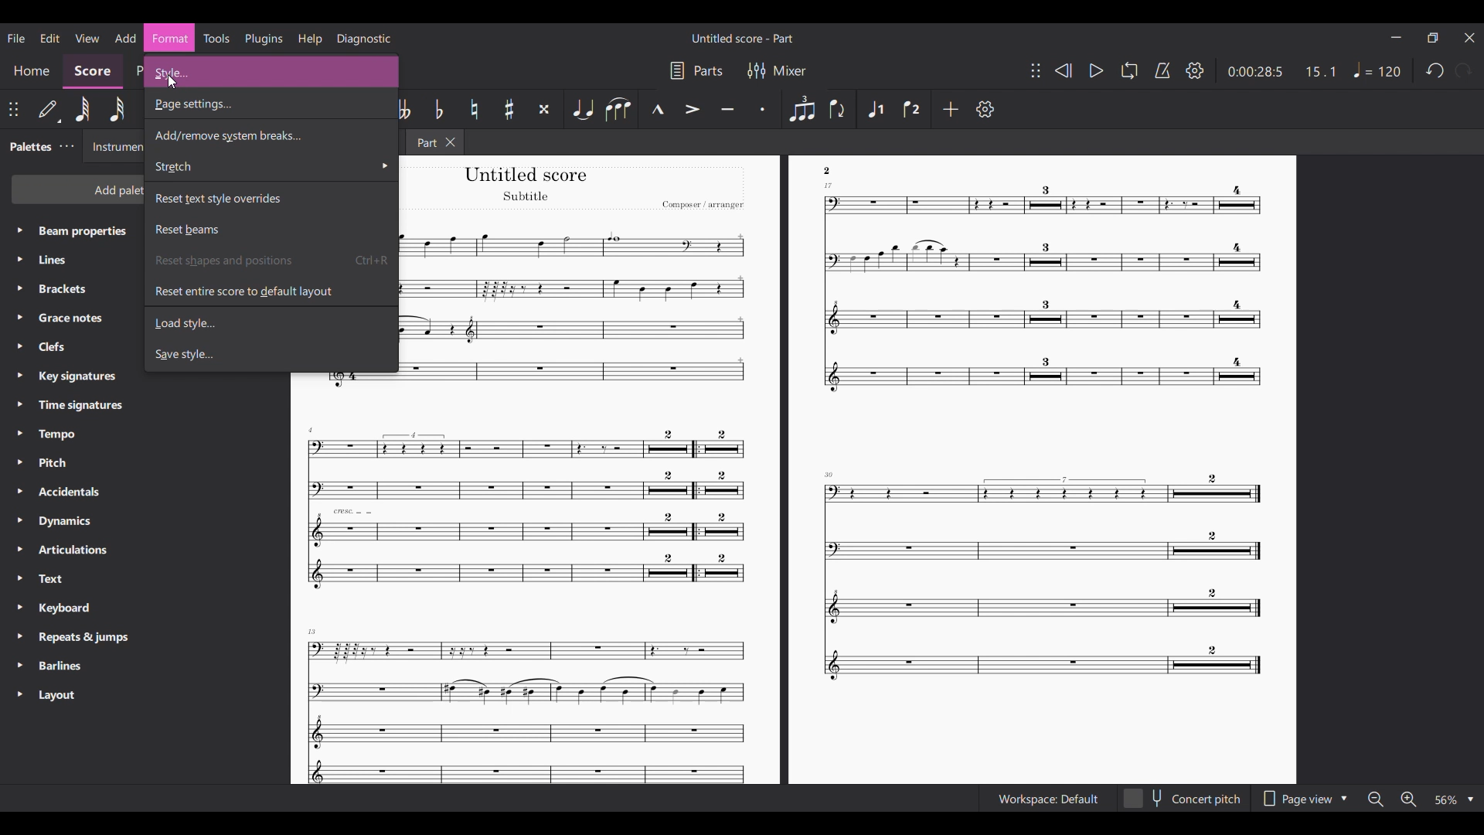 The height and width of the screenshot is (835, 1484). Describe the element at coordinates (72, 289) in the screenshot. I see `Brackets` at that location.